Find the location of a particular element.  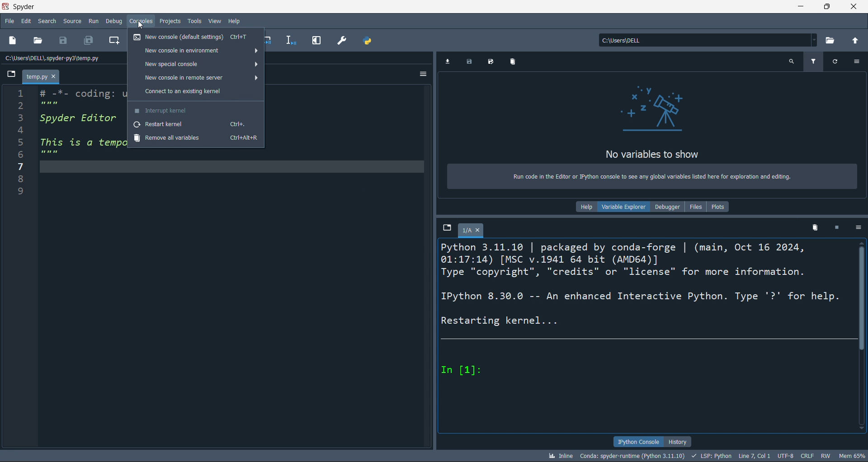

No variables to show is located at coordinates (653, 155).